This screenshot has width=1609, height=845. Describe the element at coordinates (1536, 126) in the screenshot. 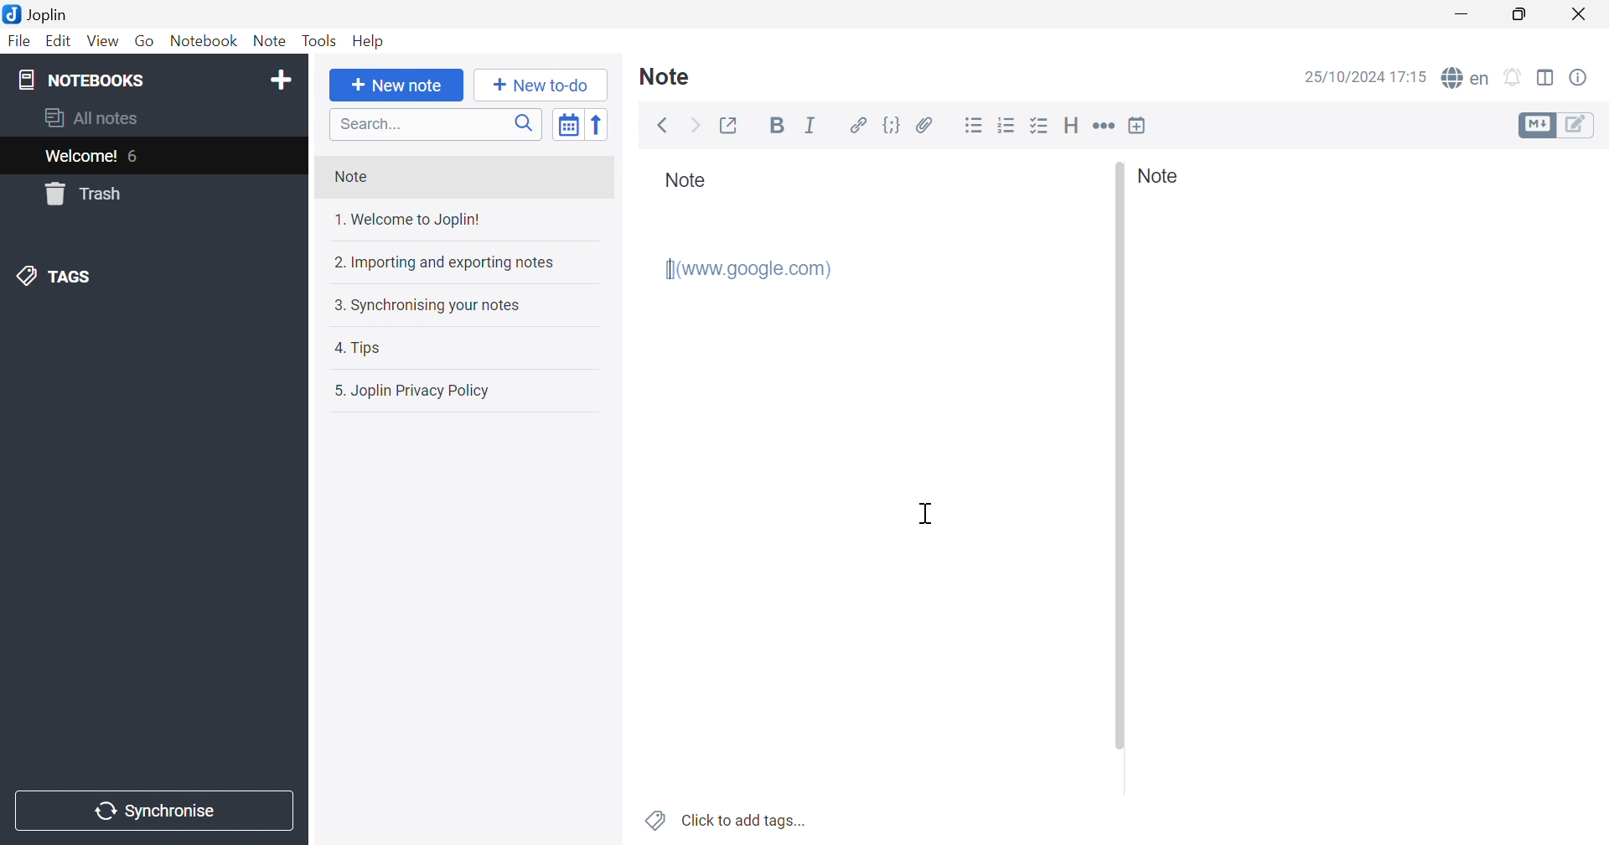

I see `Toggle editors` at that location.